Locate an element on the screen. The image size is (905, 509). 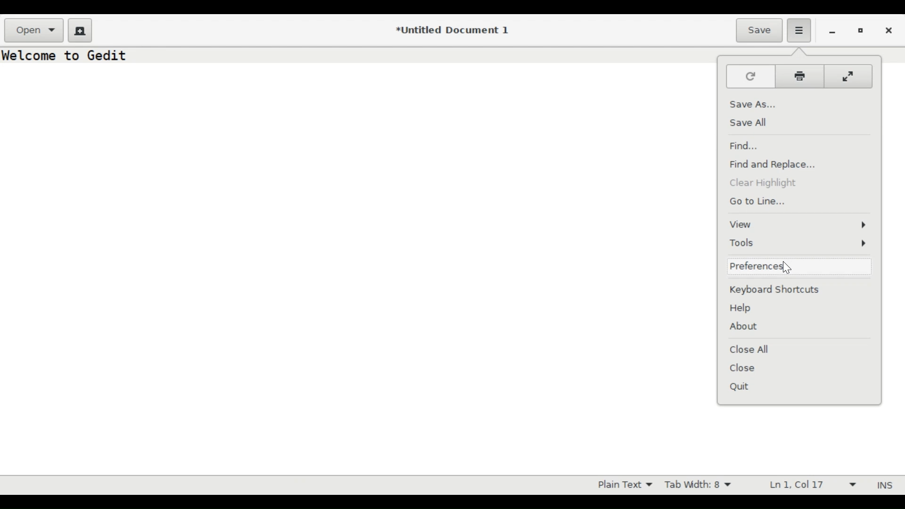
Restore is located at coordinates (859, 30).